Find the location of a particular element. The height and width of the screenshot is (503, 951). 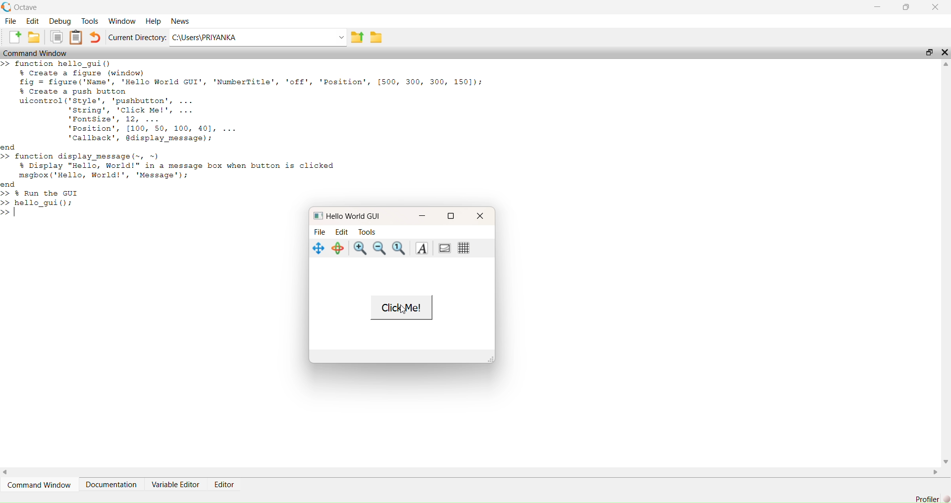

Edit is located at coordinates (33, 21).